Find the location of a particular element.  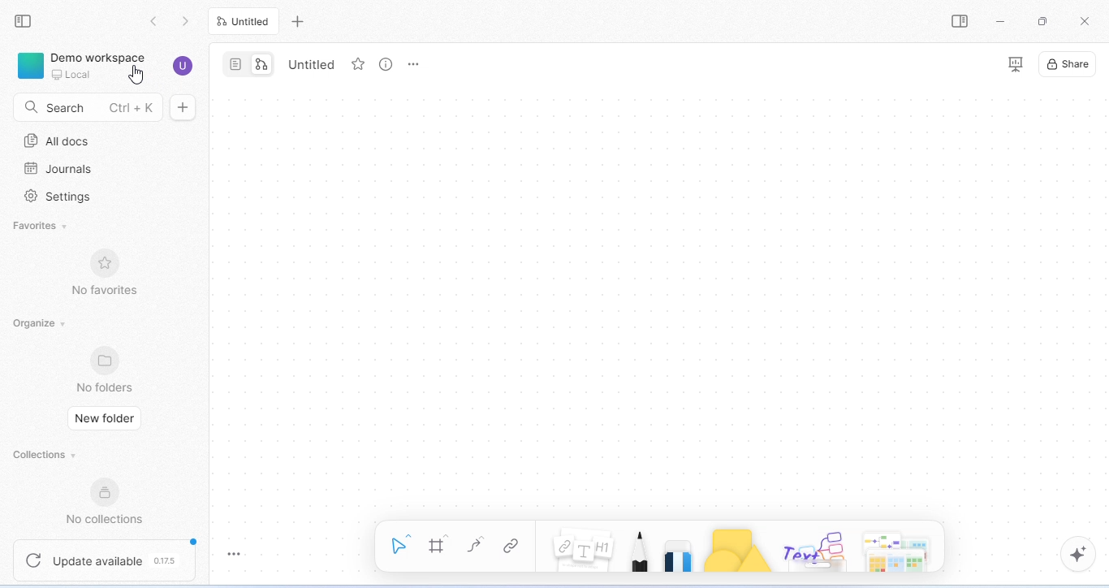

close is located at coordinates (1085, 21).